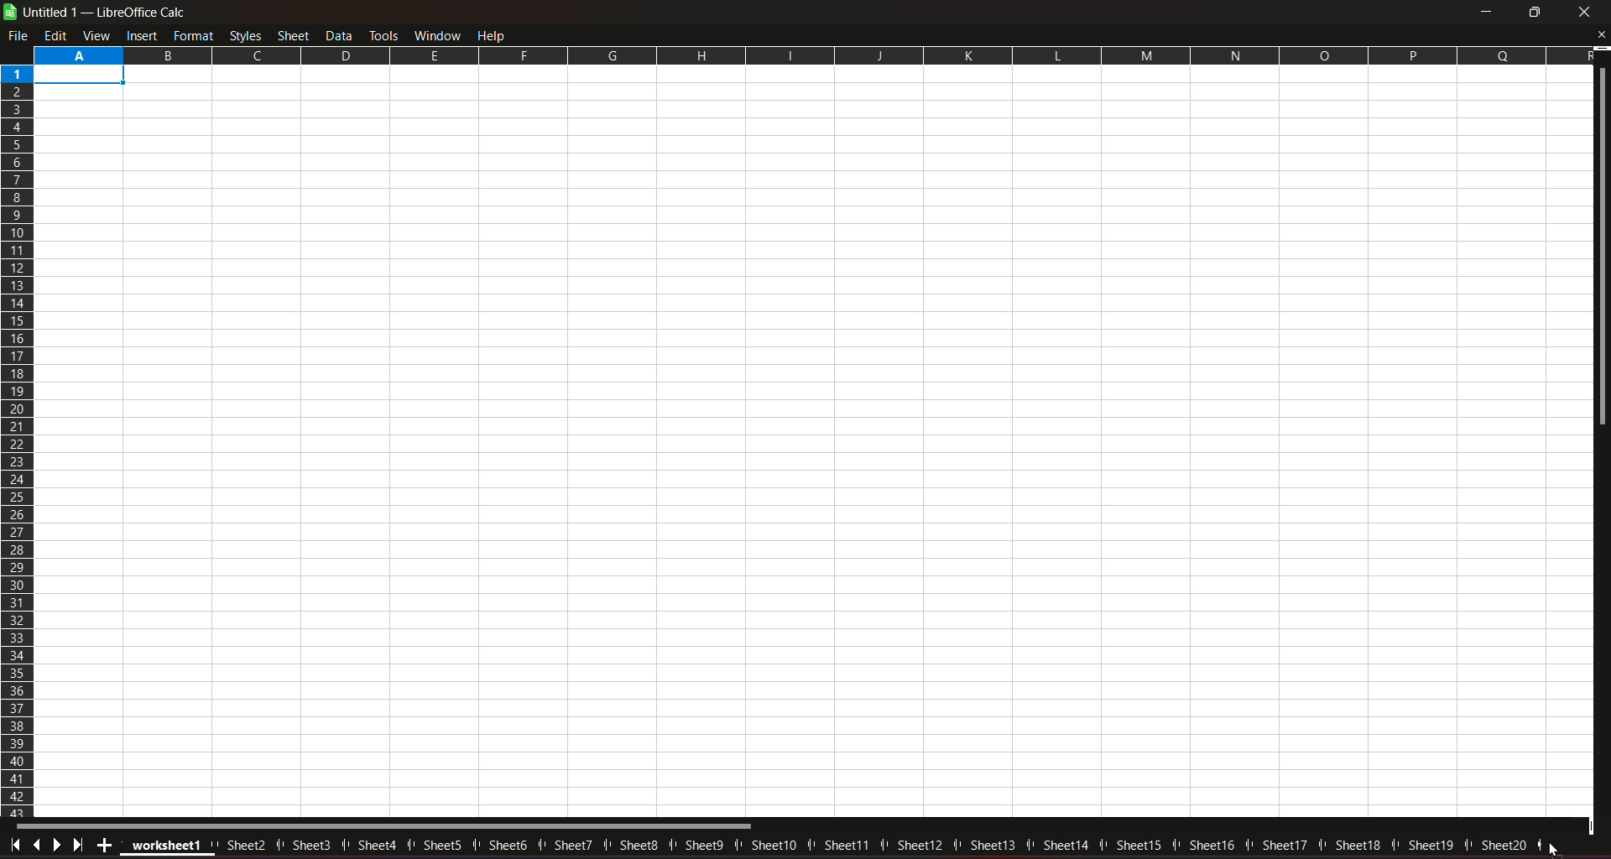 The width and height of the screenshot is (1611, 859). I want to click on Window, so click(435, 34).